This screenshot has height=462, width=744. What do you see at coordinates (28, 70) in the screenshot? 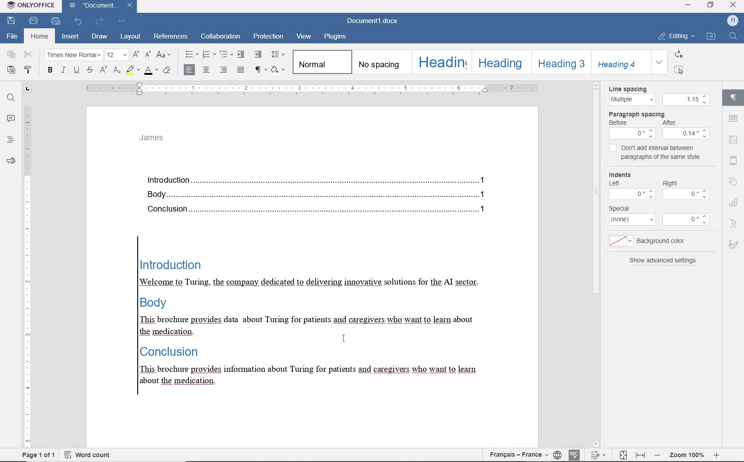
I see `copy style` at bounding box center [28, 70].